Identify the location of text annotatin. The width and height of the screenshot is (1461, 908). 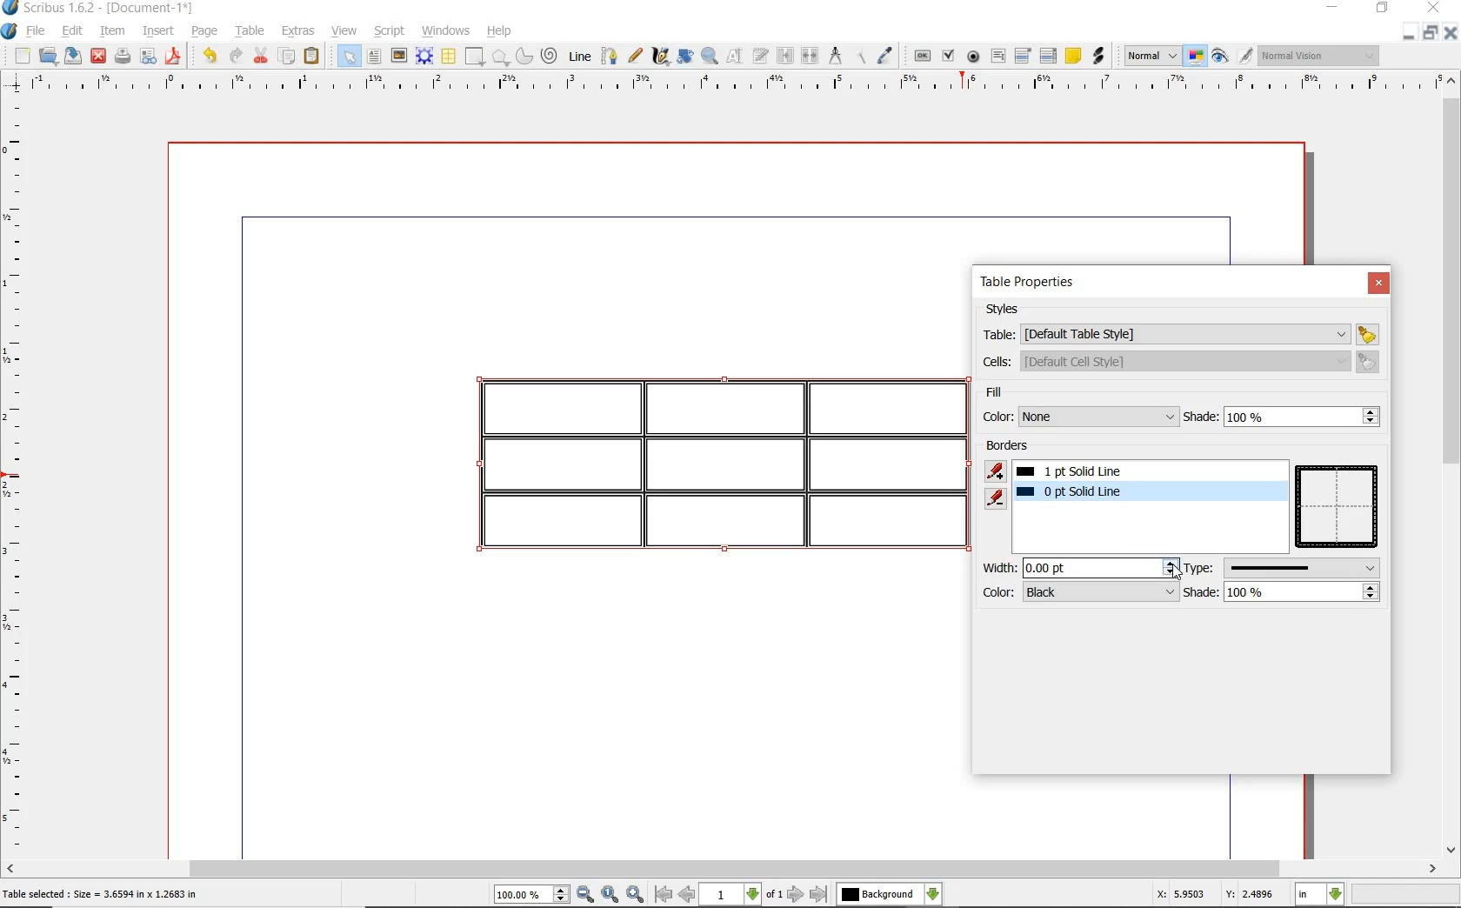
(1073, 55).